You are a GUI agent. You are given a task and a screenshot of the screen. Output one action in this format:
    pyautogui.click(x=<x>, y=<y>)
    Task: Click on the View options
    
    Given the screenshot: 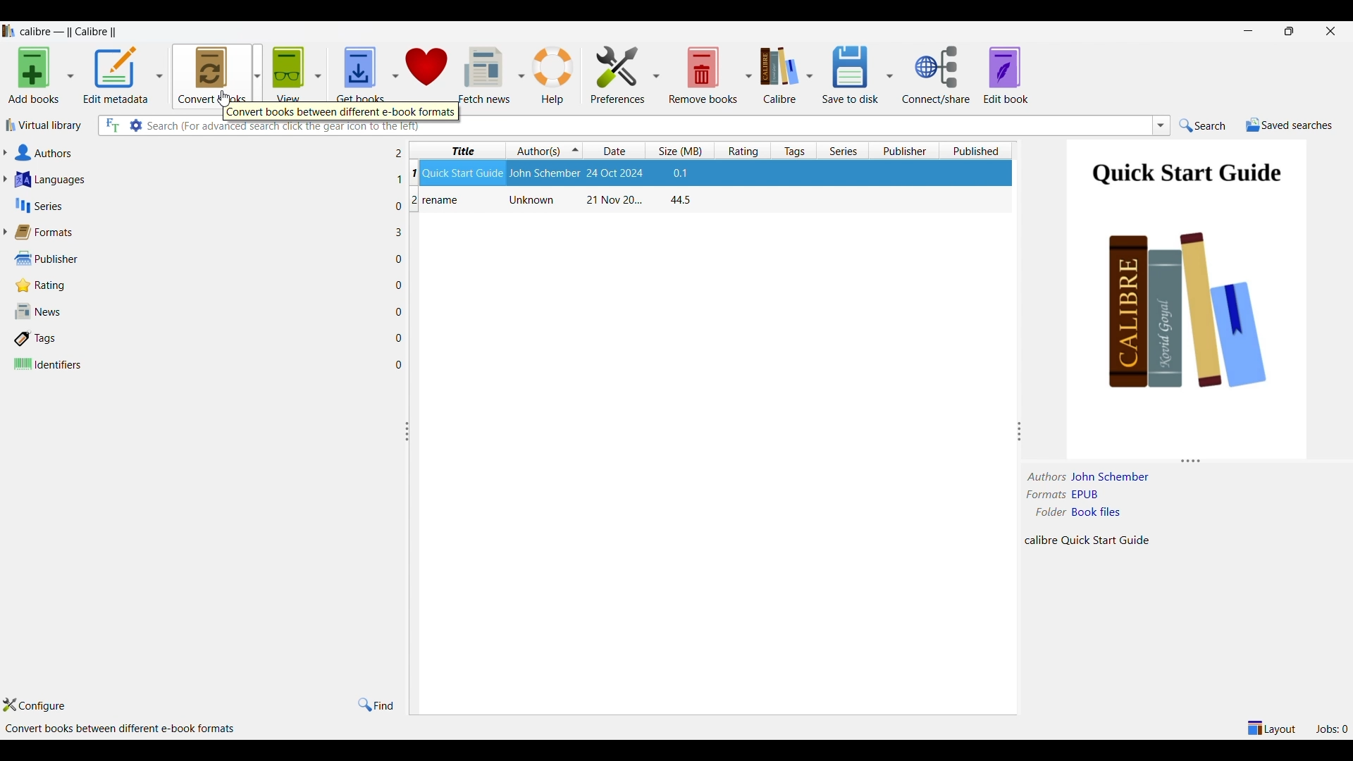 What is the action you would take?
    pyautogui.click(x=317, y=75)
    